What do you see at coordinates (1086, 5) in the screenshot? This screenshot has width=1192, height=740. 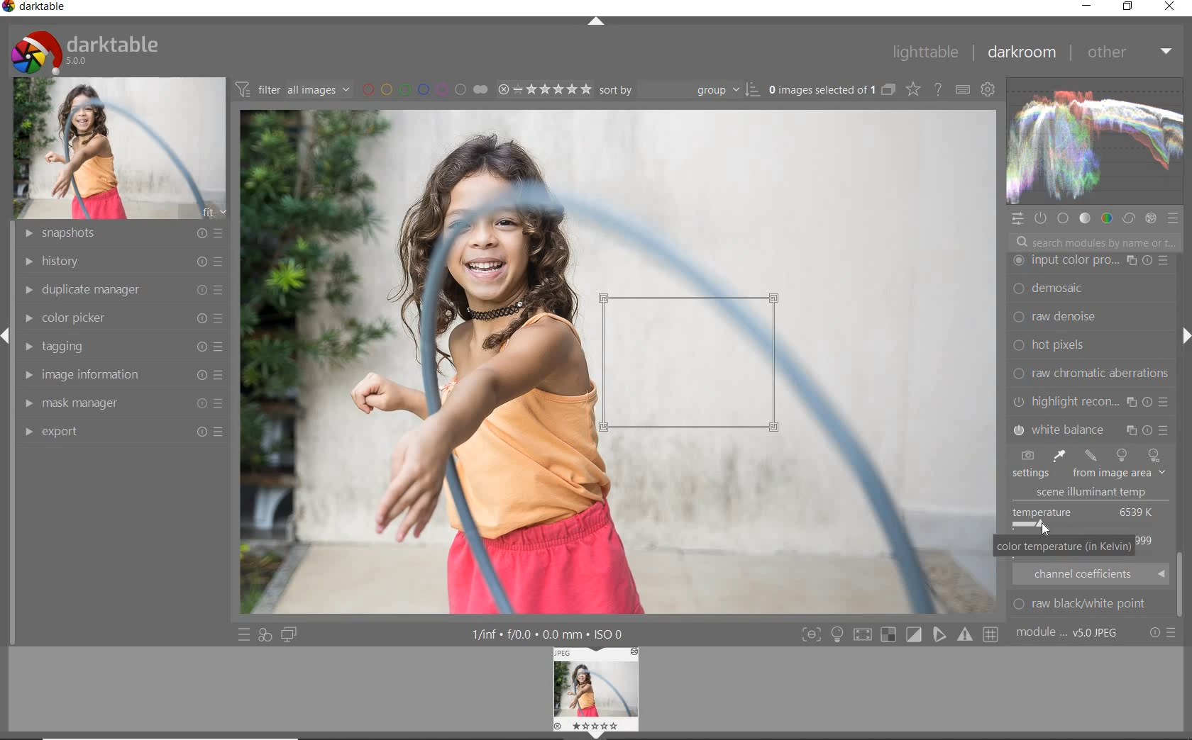 I see `minimize` at bounding box center [1086, 5].